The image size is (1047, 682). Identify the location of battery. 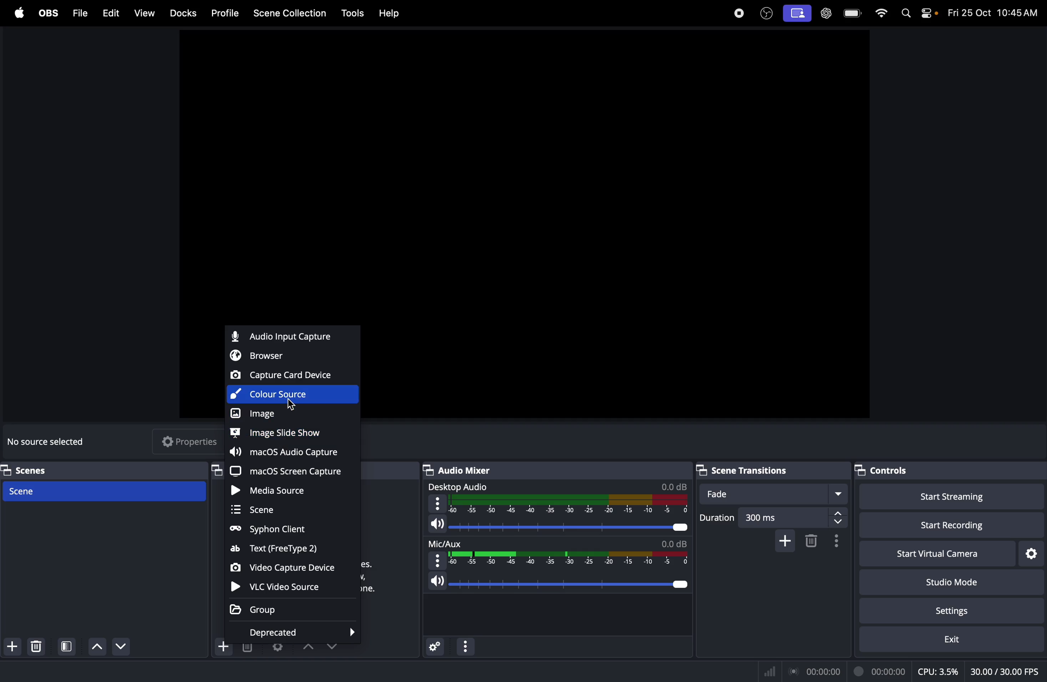
(854, 13).